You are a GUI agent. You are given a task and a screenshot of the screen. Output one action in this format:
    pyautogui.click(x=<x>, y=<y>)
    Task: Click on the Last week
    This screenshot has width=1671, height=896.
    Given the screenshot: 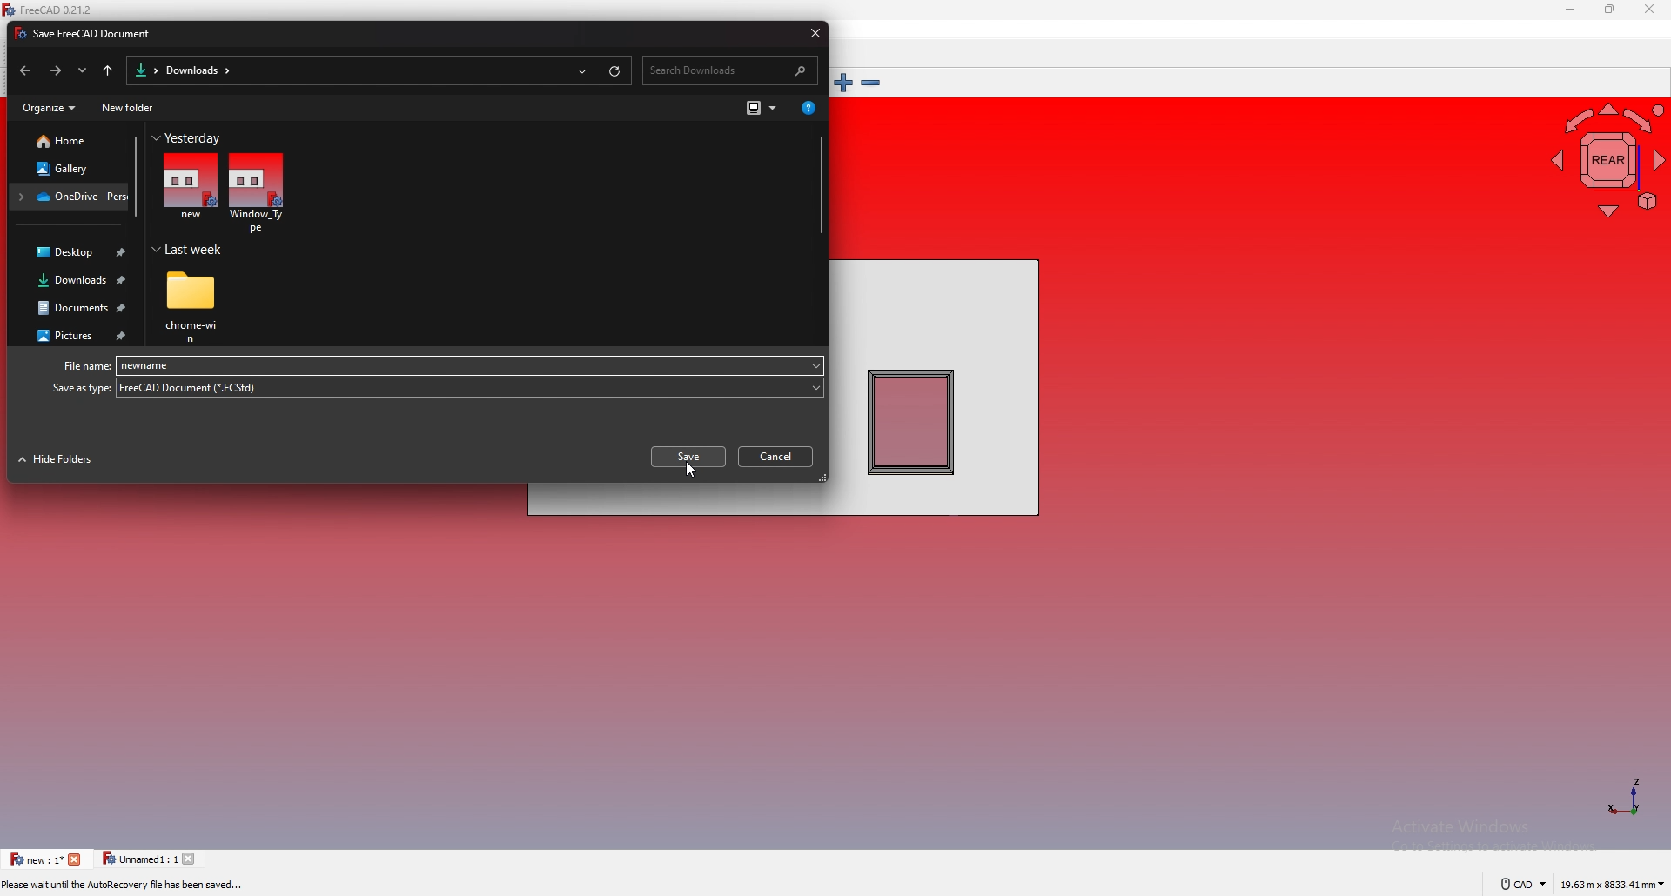 What is the action you would take?
    pyautogui.click(x=423, y=251)
    